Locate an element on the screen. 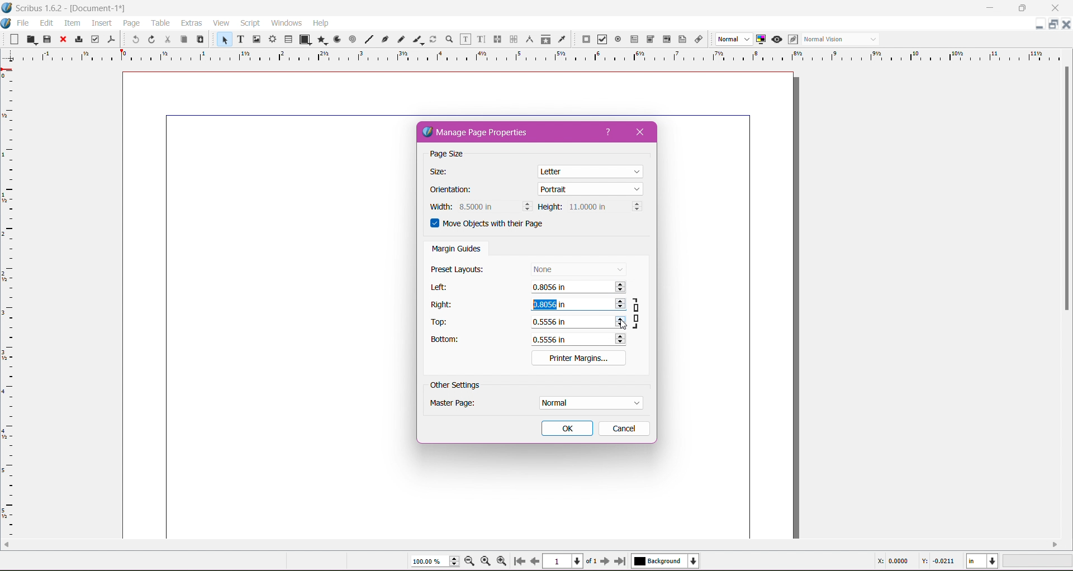 The height and width of the screenshot is (571, 1073). Cursor Coordinate -Y  is located at coordinates (937, 562).